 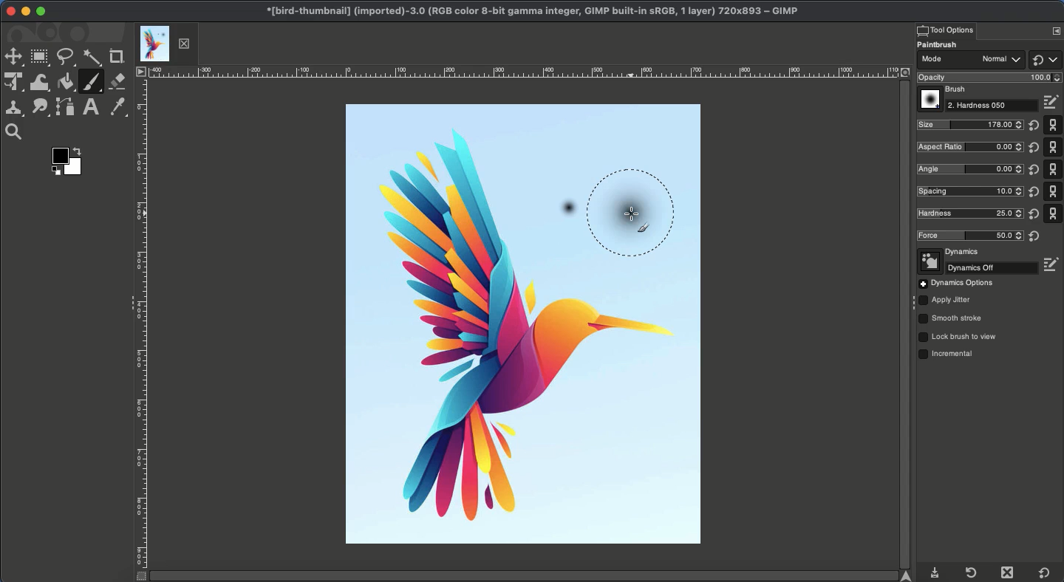 What do you see at coordinates (945, 30) in the screenshot?
I see `Tool options` at bounding box center [945, 30].